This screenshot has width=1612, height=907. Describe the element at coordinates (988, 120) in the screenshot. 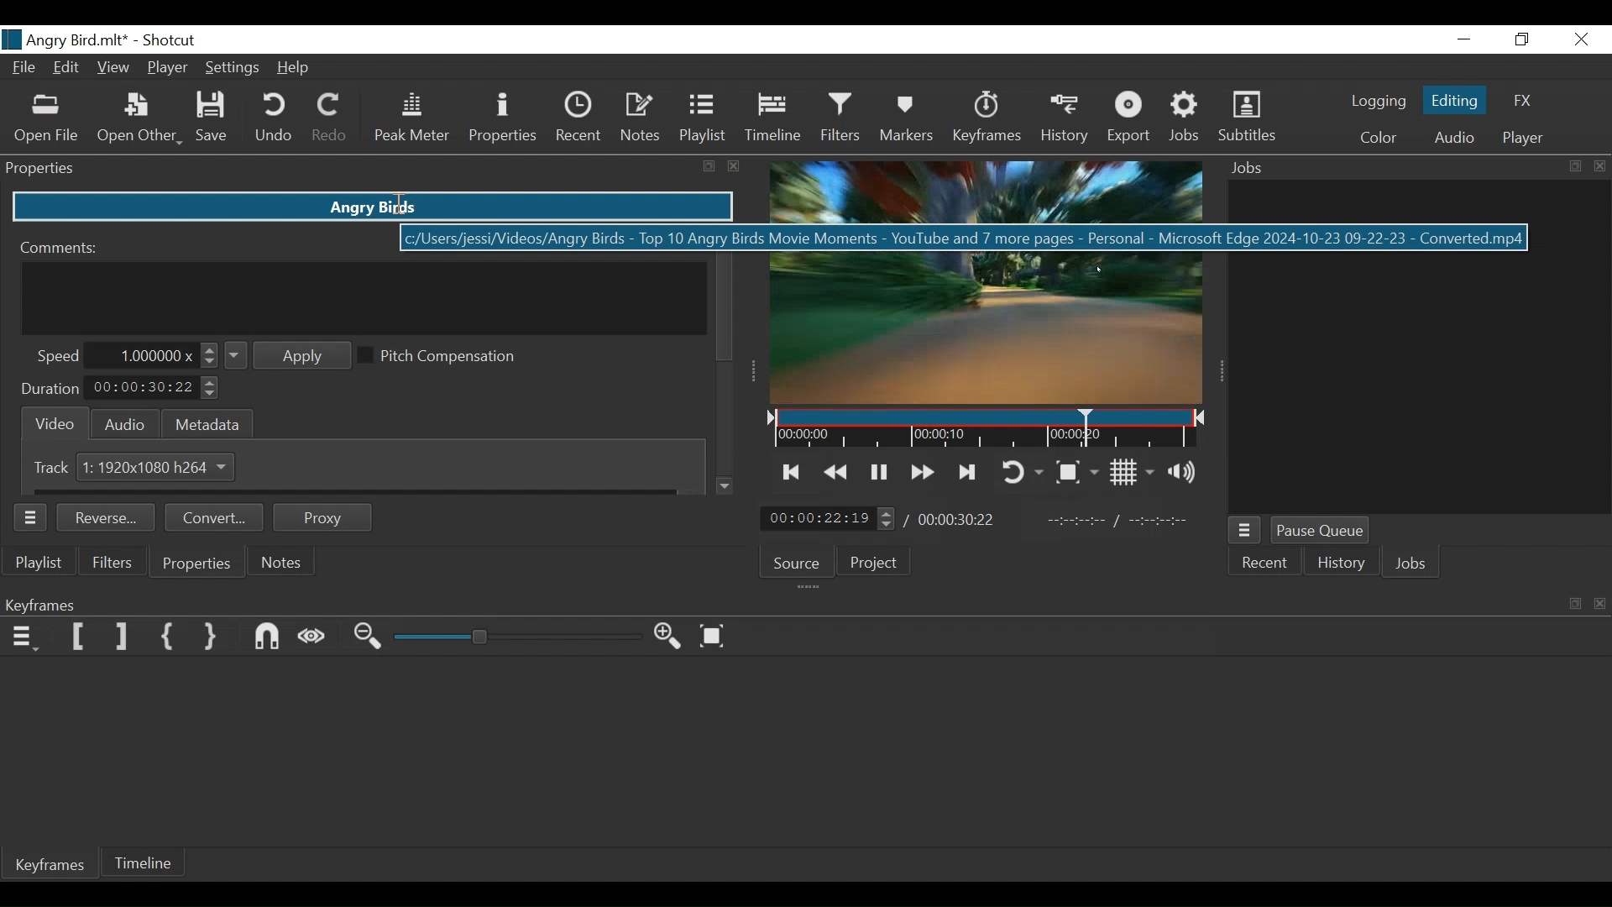

I see `Keyframe` at that location.